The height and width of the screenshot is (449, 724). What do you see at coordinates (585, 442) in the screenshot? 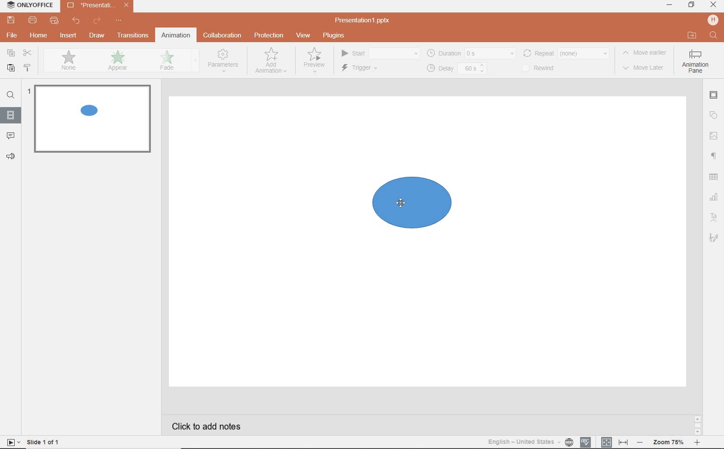
I see `spell checking` at bounding box center [585, 442].